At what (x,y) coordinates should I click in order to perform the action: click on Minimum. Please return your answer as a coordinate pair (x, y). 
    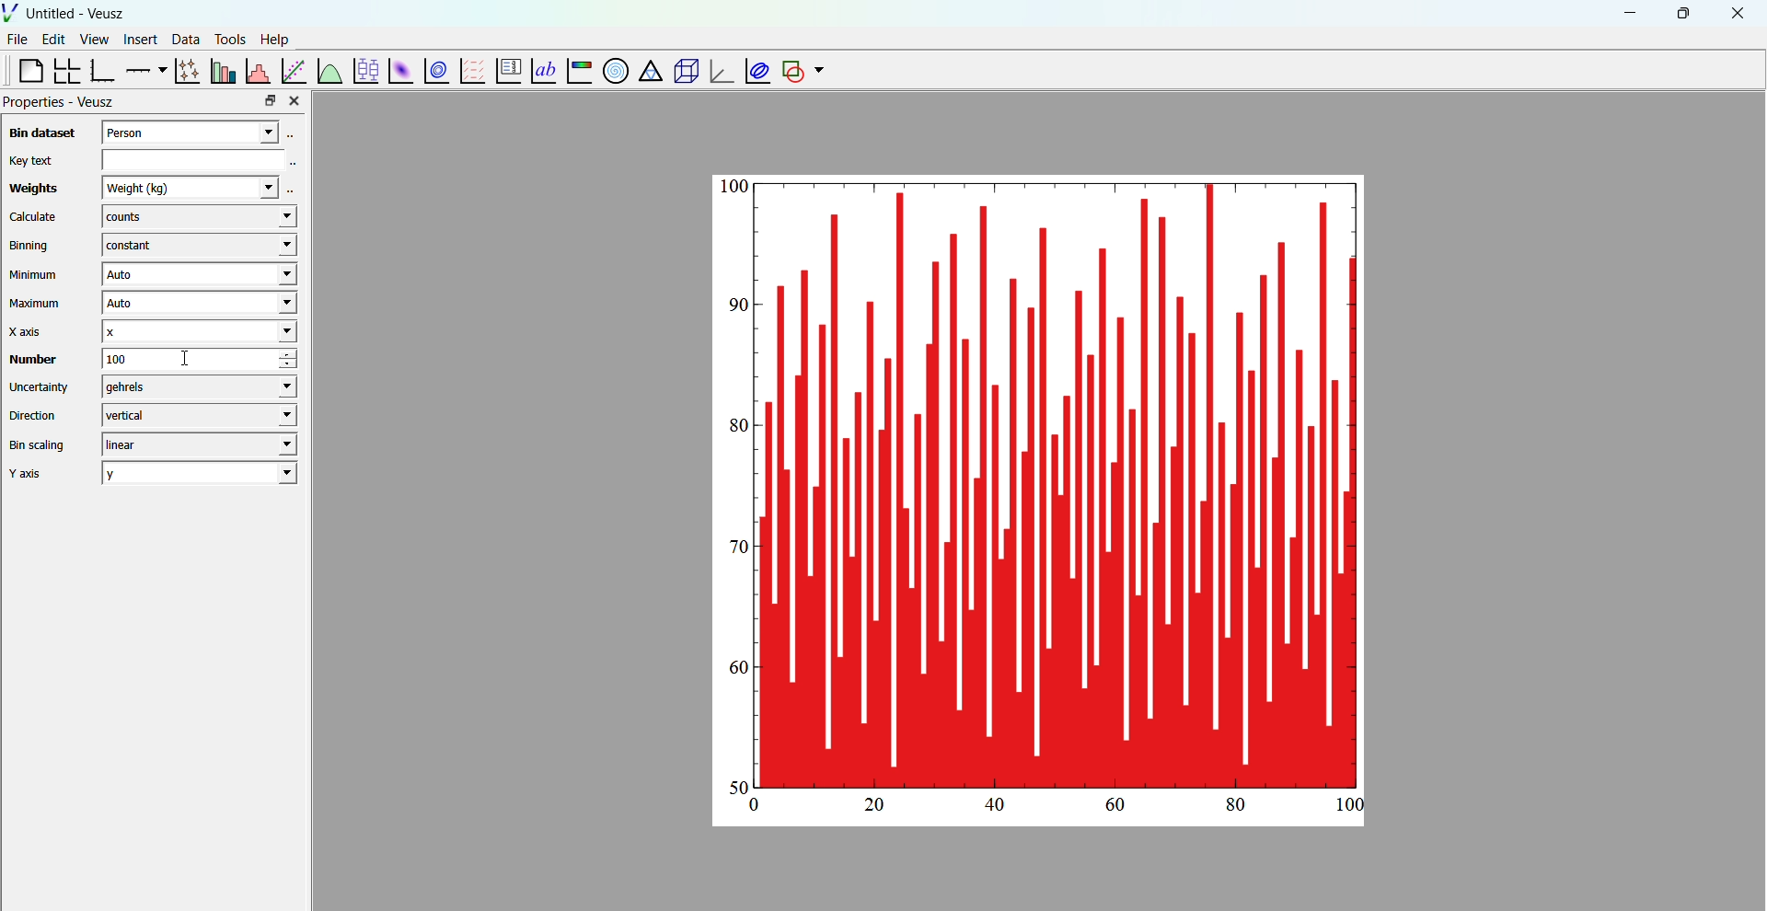
    Looking at the image, I should click on (34, 275).